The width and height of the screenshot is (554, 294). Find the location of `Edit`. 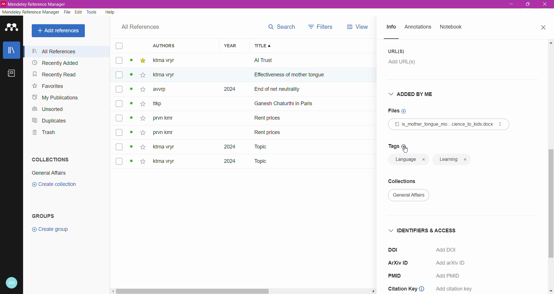

Edit is located at coordinates (79, 12).